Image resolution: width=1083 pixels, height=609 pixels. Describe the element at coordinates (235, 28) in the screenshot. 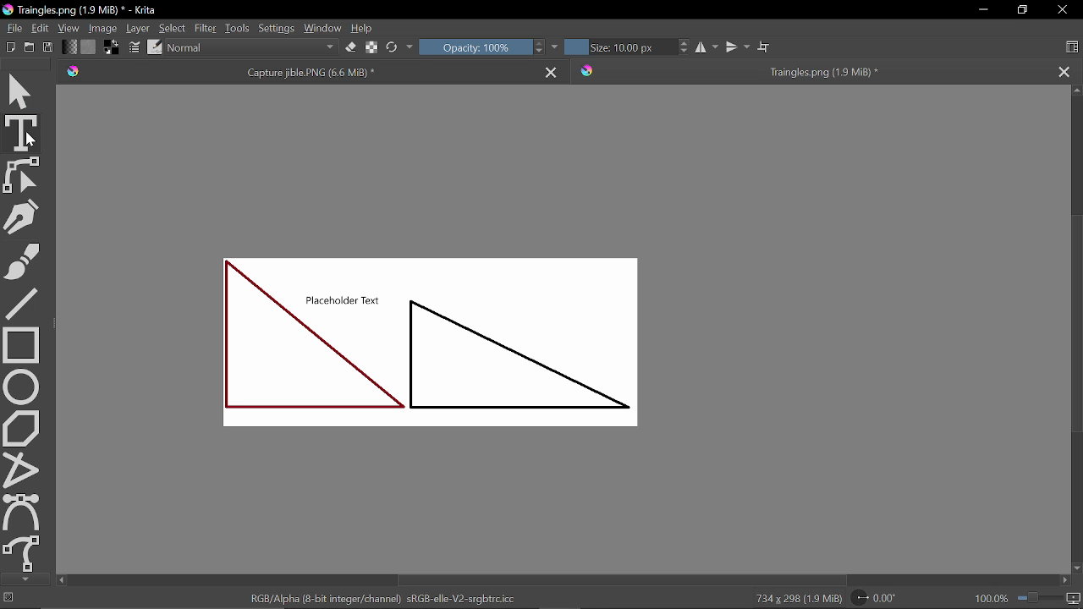

I see `tools` at that location.